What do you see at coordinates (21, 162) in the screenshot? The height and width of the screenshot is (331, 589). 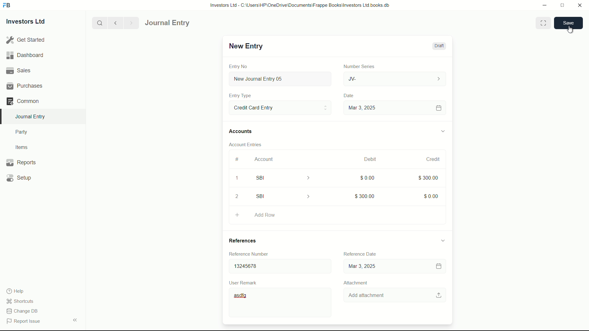 I see `Reports .` at bounding box center [21, 162].